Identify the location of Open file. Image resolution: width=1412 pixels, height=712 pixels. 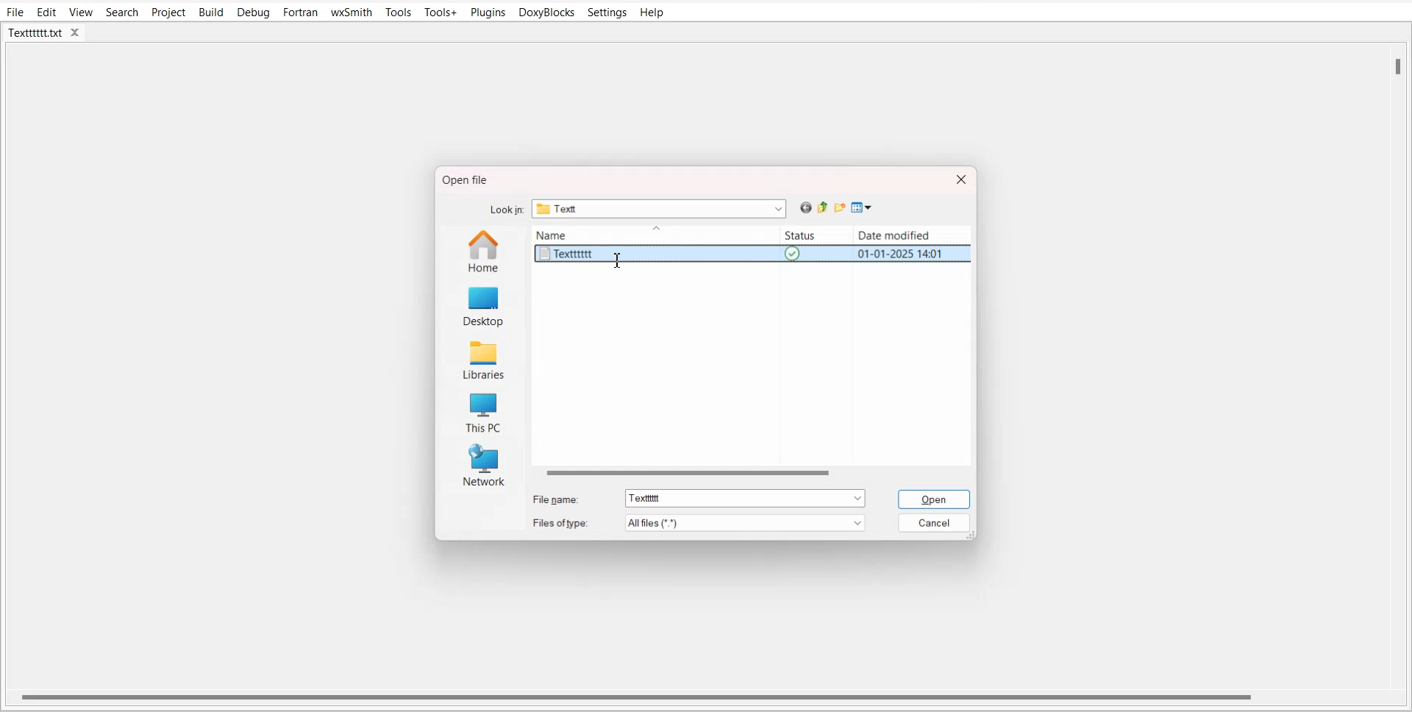
(477, 178).